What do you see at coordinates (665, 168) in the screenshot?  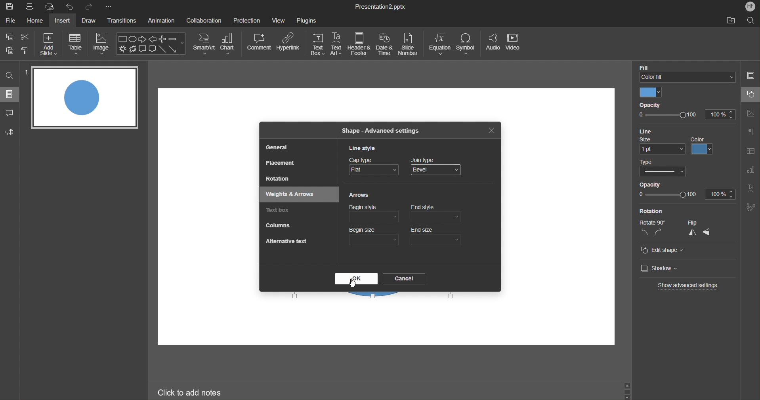 I see `Type` at bounding box center [665, 168].